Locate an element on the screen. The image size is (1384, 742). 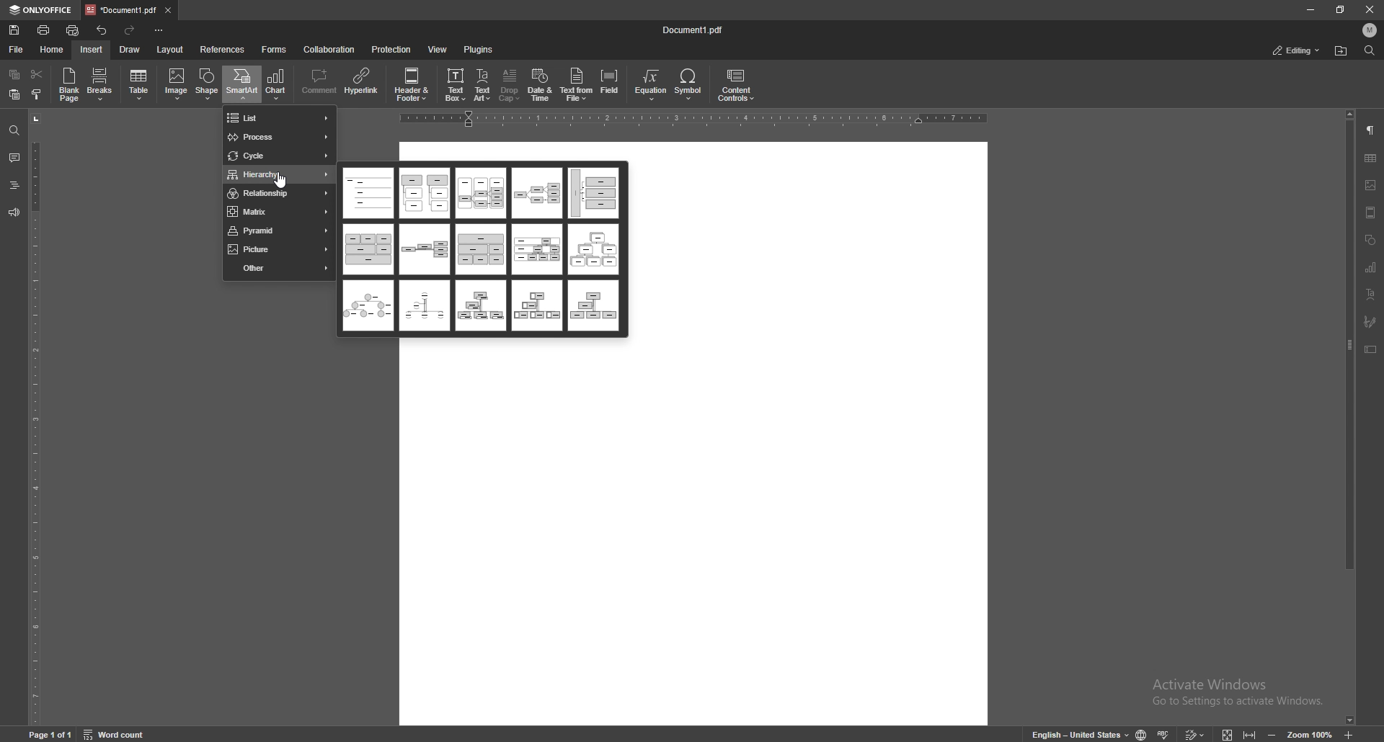
paste is located at coordinates (14, 94).